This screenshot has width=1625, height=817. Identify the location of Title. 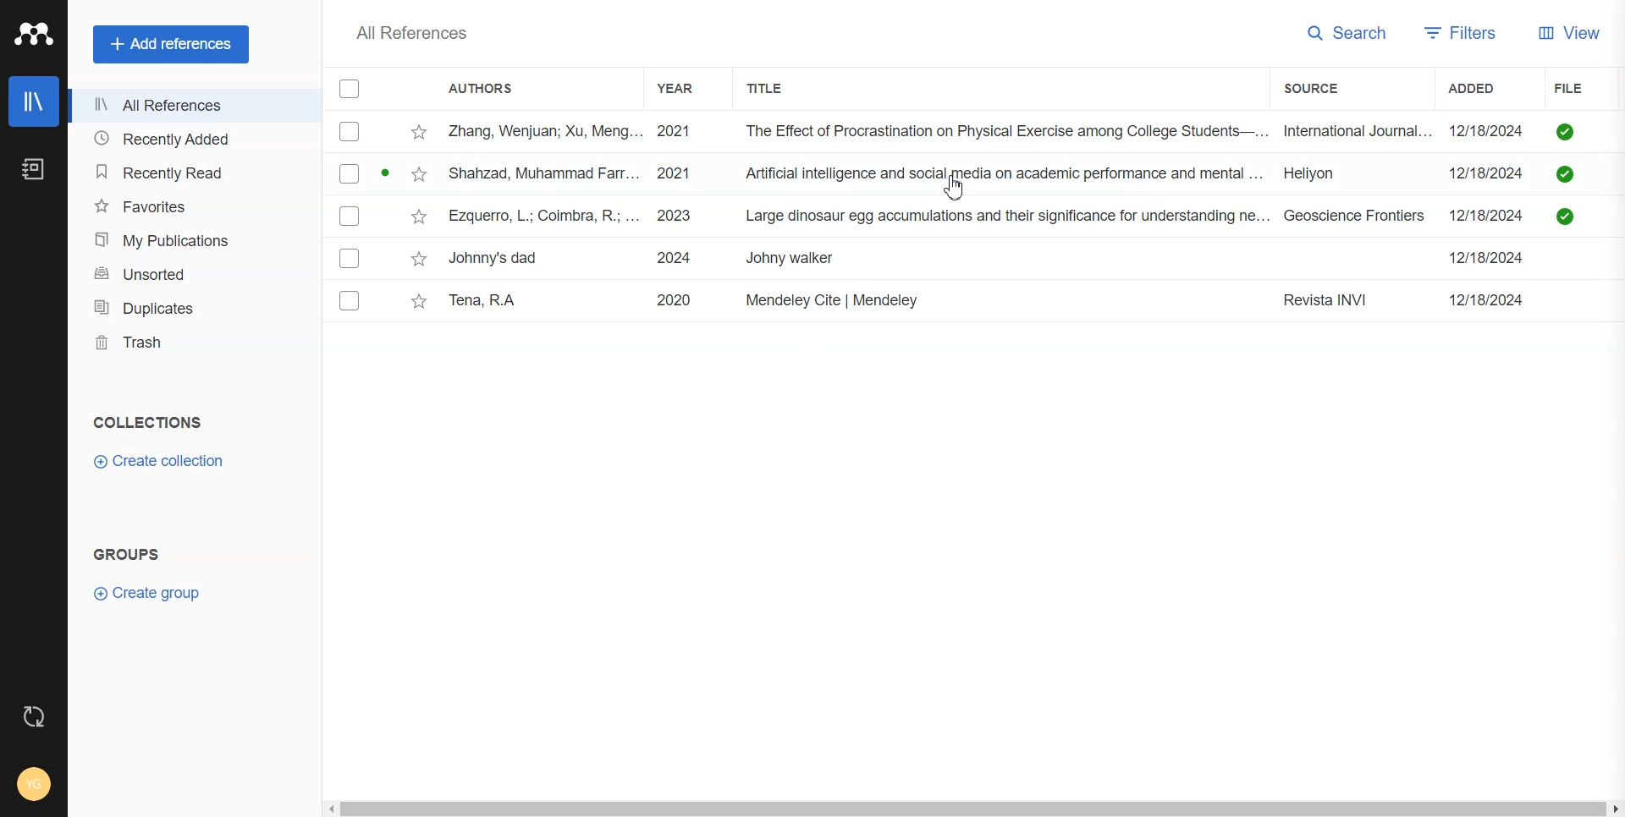
(784, 89).